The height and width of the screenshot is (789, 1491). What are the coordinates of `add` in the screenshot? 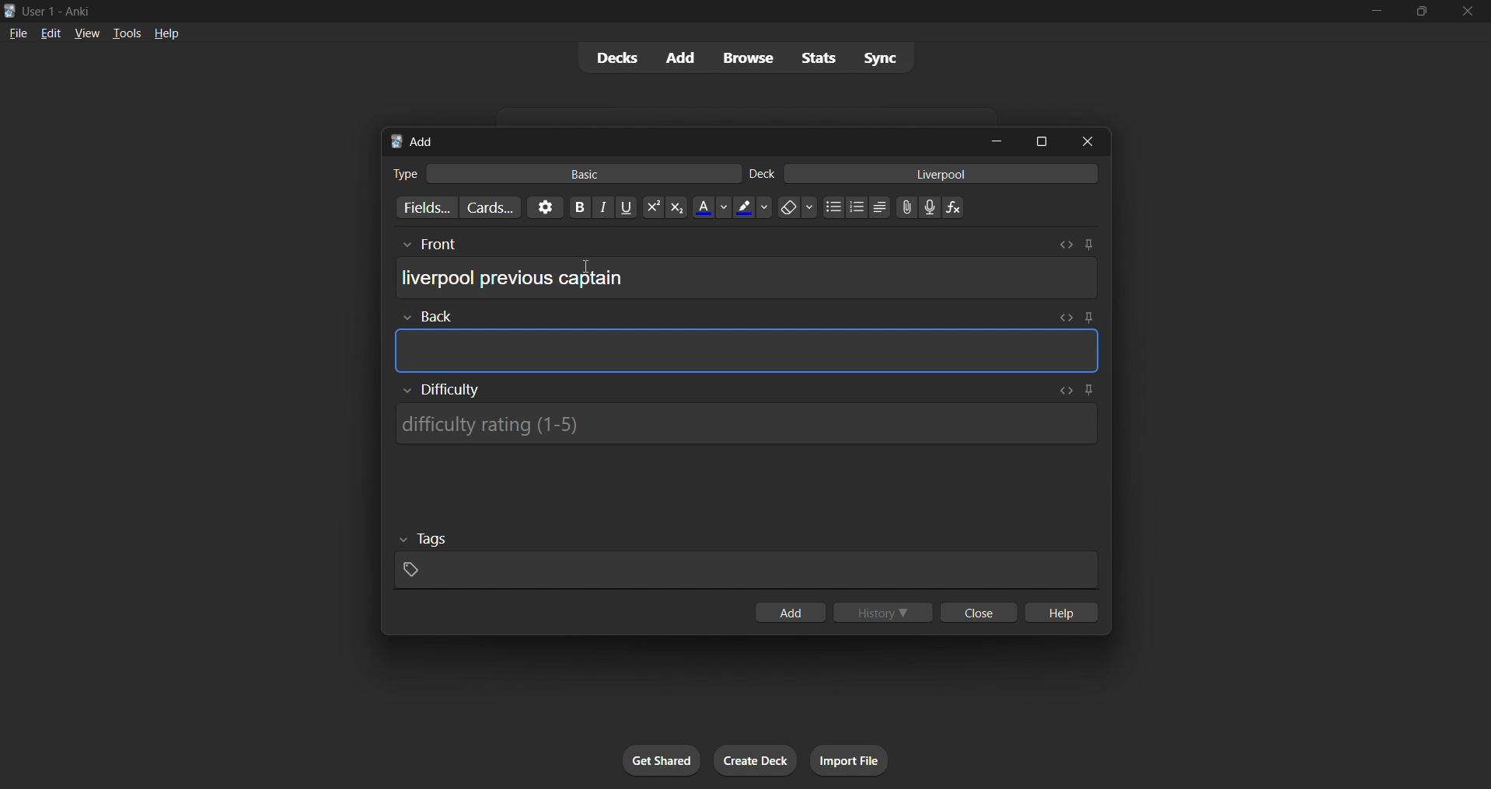 It's located at (788, 613).